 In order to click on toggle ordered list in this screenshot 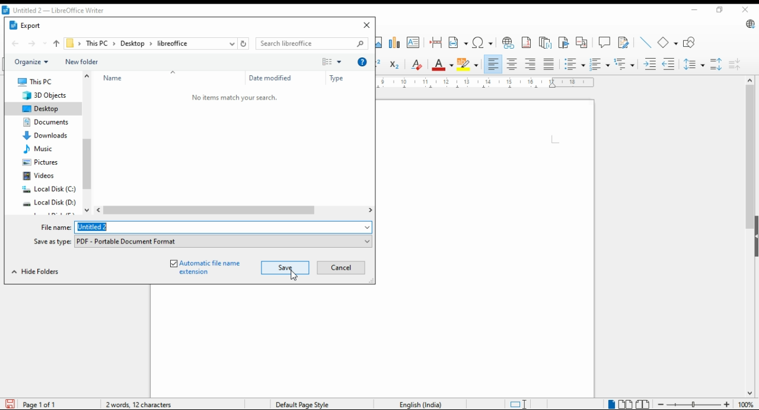, I will do `click(575, 65)`.